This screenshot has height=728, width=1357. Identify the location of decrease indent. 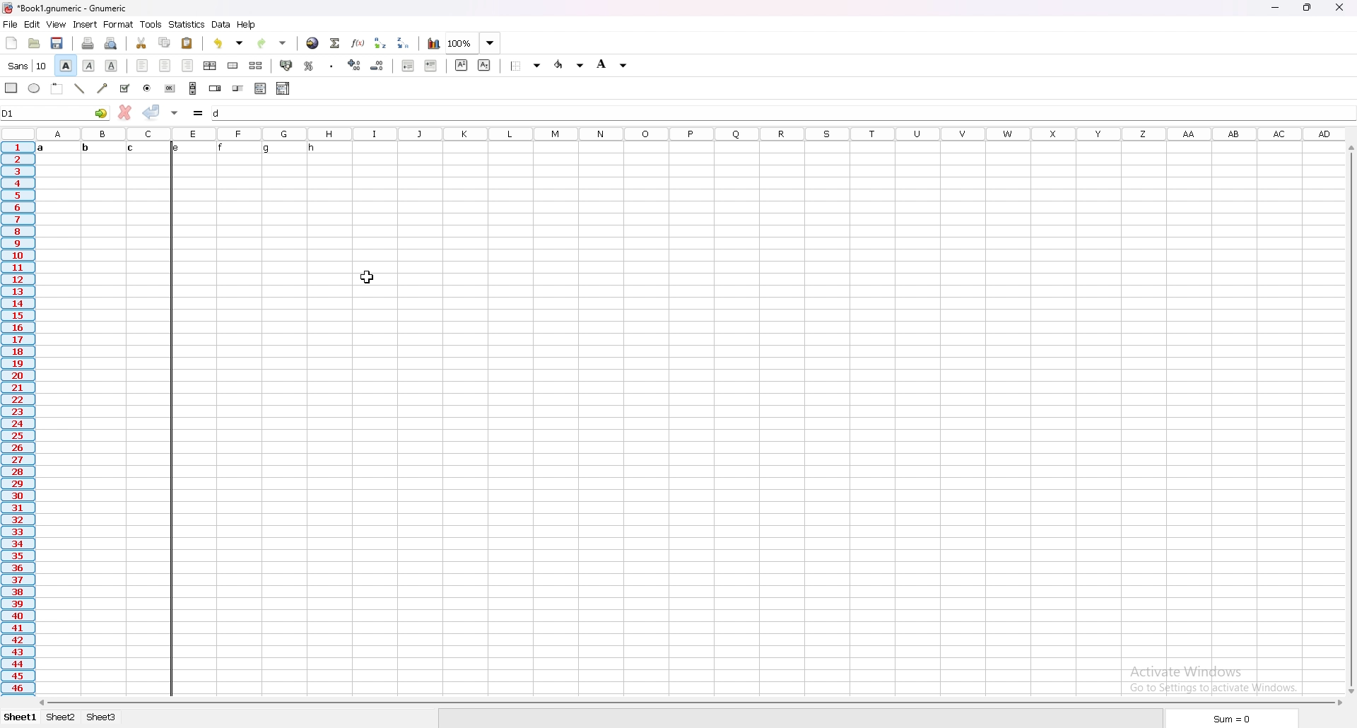
(409, 65).